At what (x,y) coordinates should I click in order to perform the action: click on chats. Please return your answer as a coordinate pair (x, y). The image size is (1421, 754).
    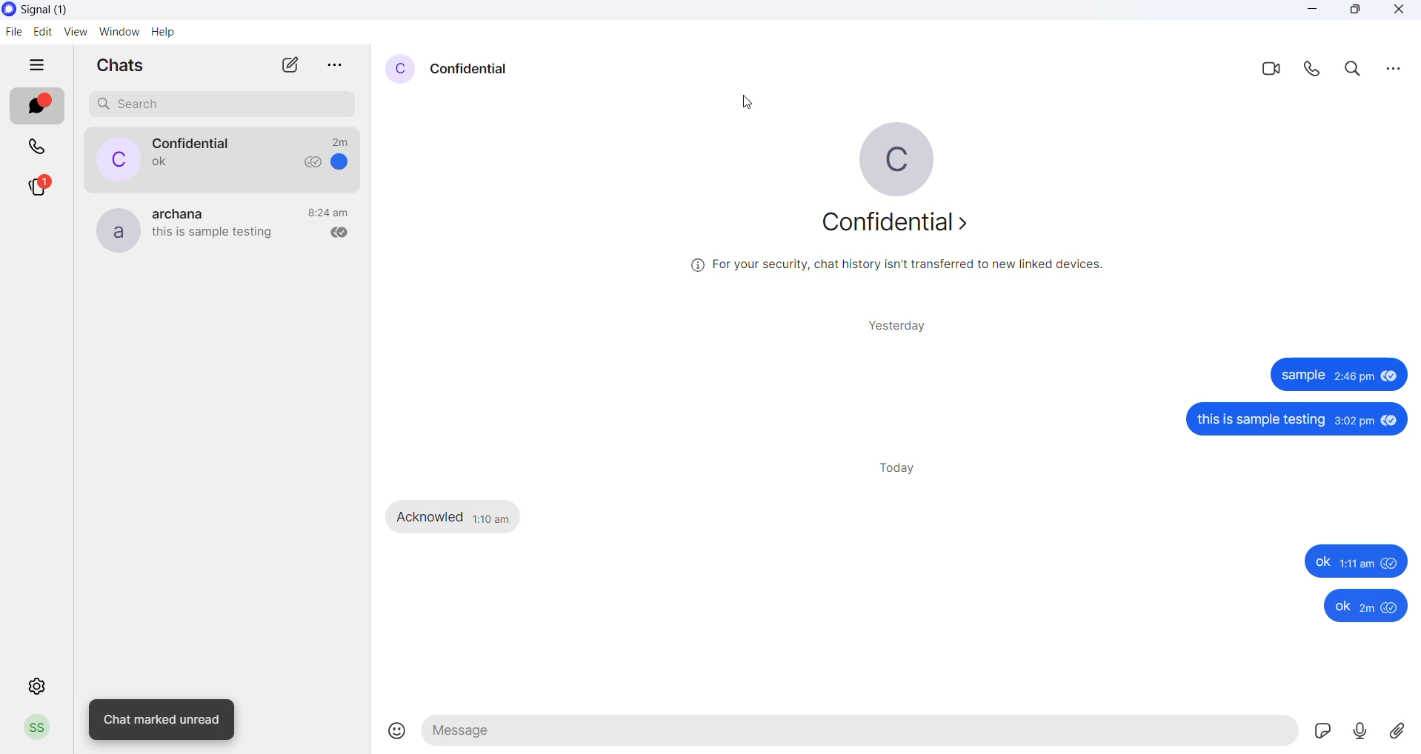
    Looking at the image, I should click on (39, 107).